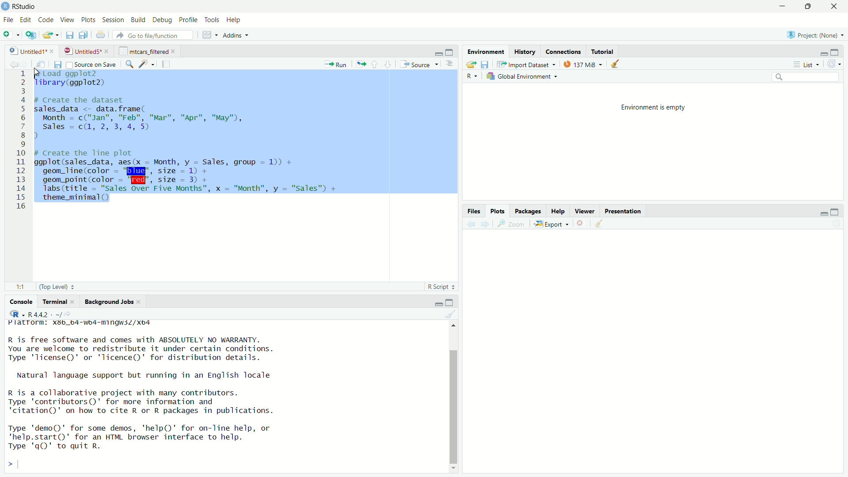 This screenshot has height=477, width=848. What do you see at coordinates (336, 64) in the screenshot?
I see `run current file` at bounding box center [336, 64].